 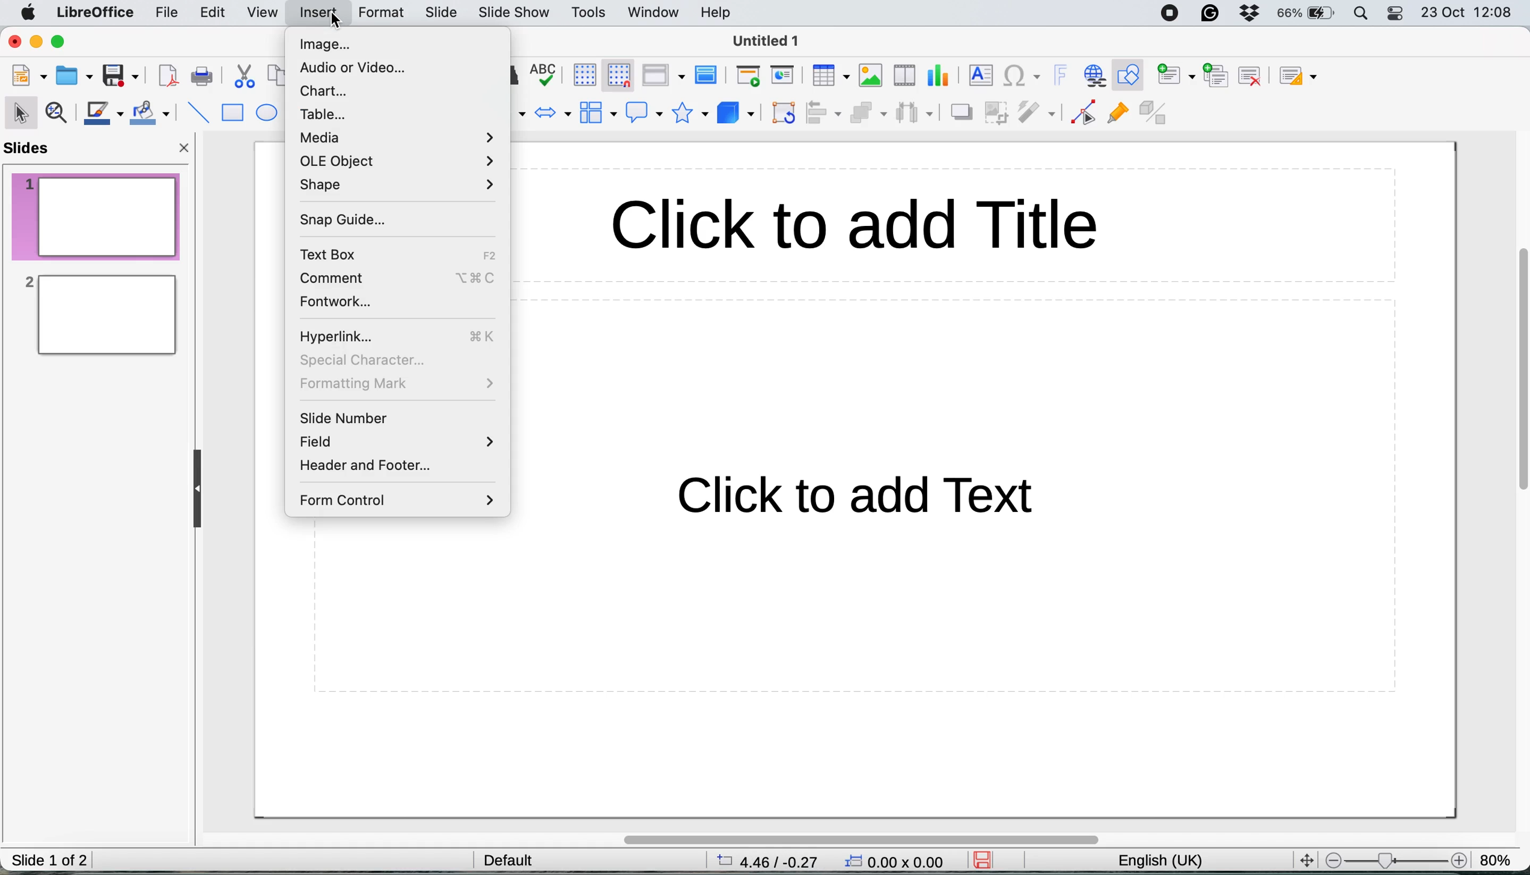 What do you see at coordinates (201, 489) in the screenshot?
I see `collapse` at bounding box center [201, 489].